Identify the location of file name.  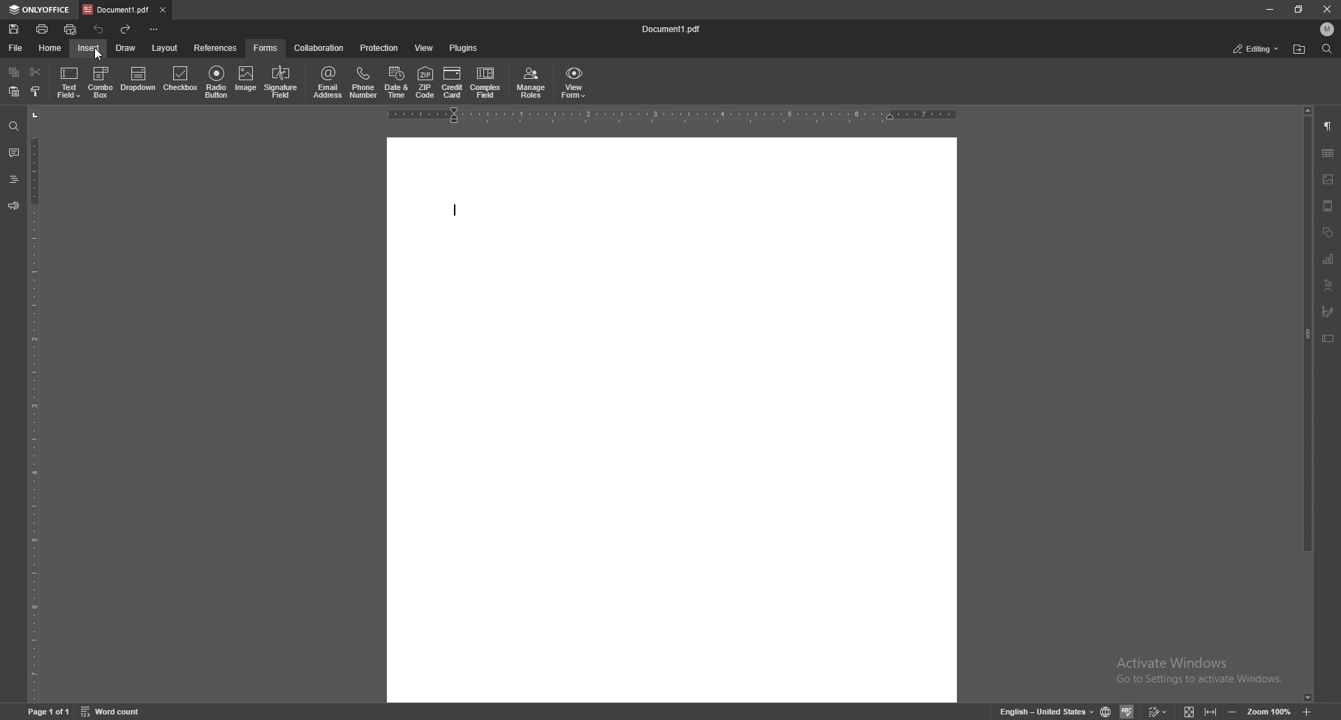
(672, 29).